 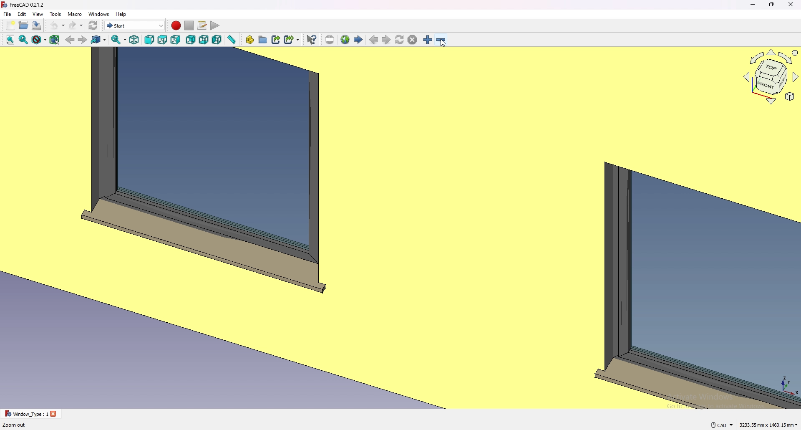 What do you see at coordinates (150, 40) in the screenshot?
I see `front` at bounding box center [150, 40].